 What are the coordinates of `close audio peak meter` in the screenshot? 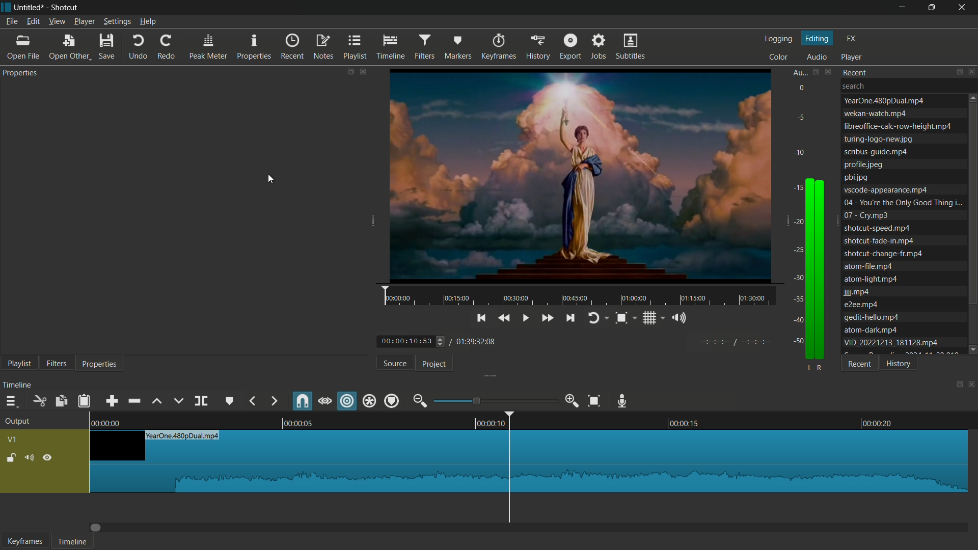 It's located at (830, 72).